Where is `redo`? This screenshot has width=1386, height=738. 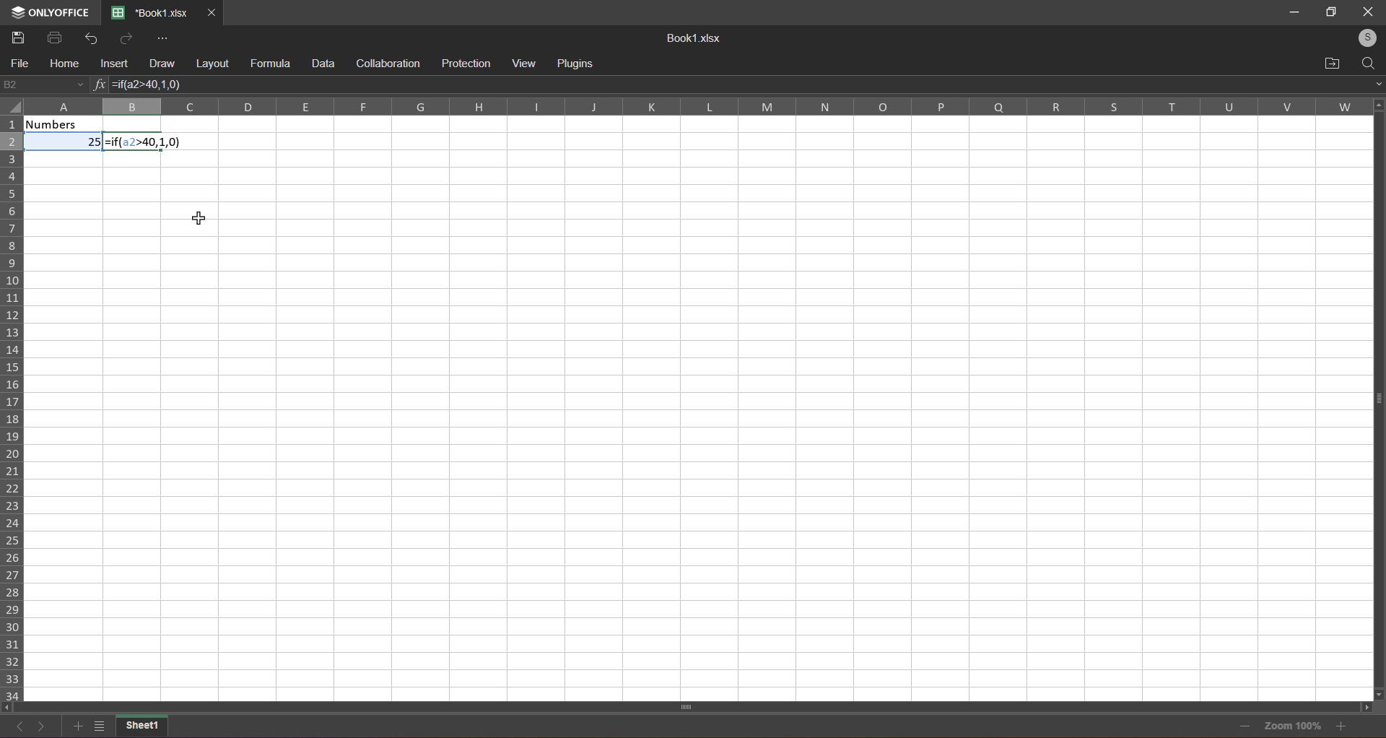
redo is located at coordinates (123, 38).